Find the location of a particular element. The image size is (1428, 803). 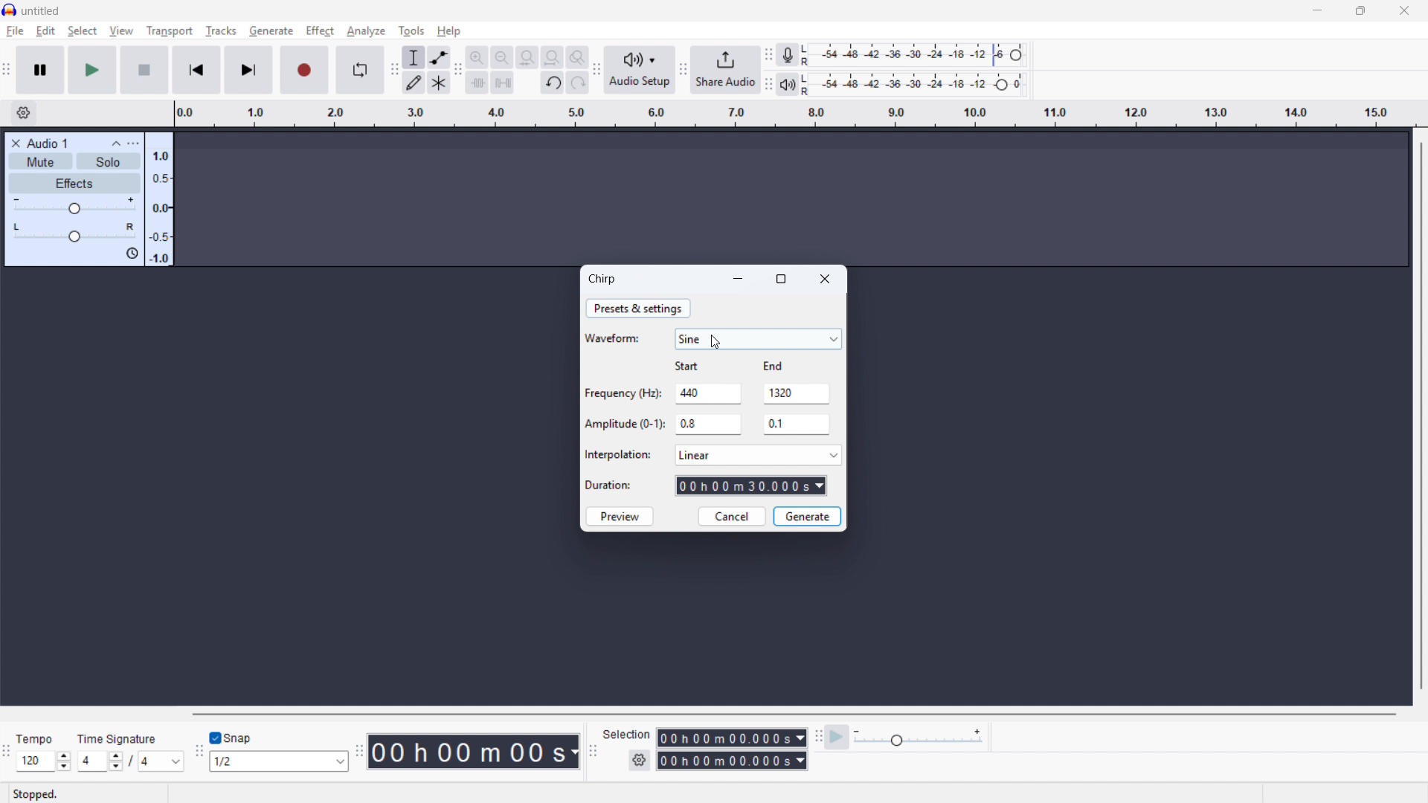

Audio setup toolbar  is located at coordinates (596, 70).